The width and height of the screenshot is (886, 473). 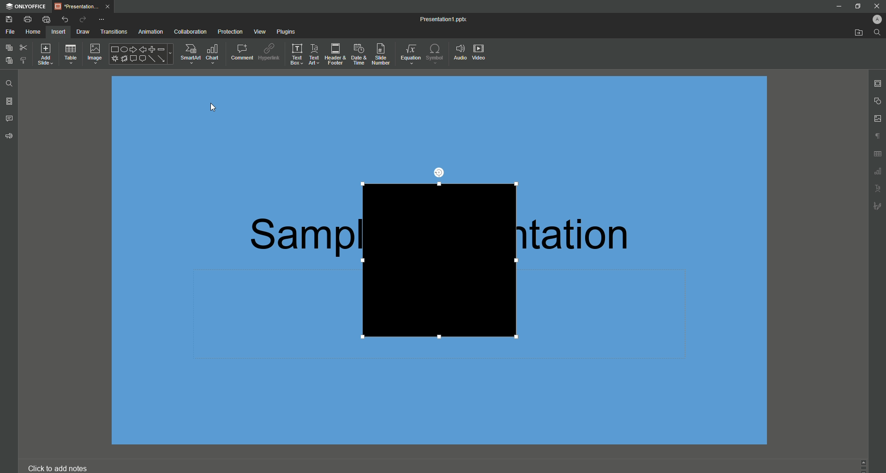 I want to click on Profile, so click(x=874, y=18).